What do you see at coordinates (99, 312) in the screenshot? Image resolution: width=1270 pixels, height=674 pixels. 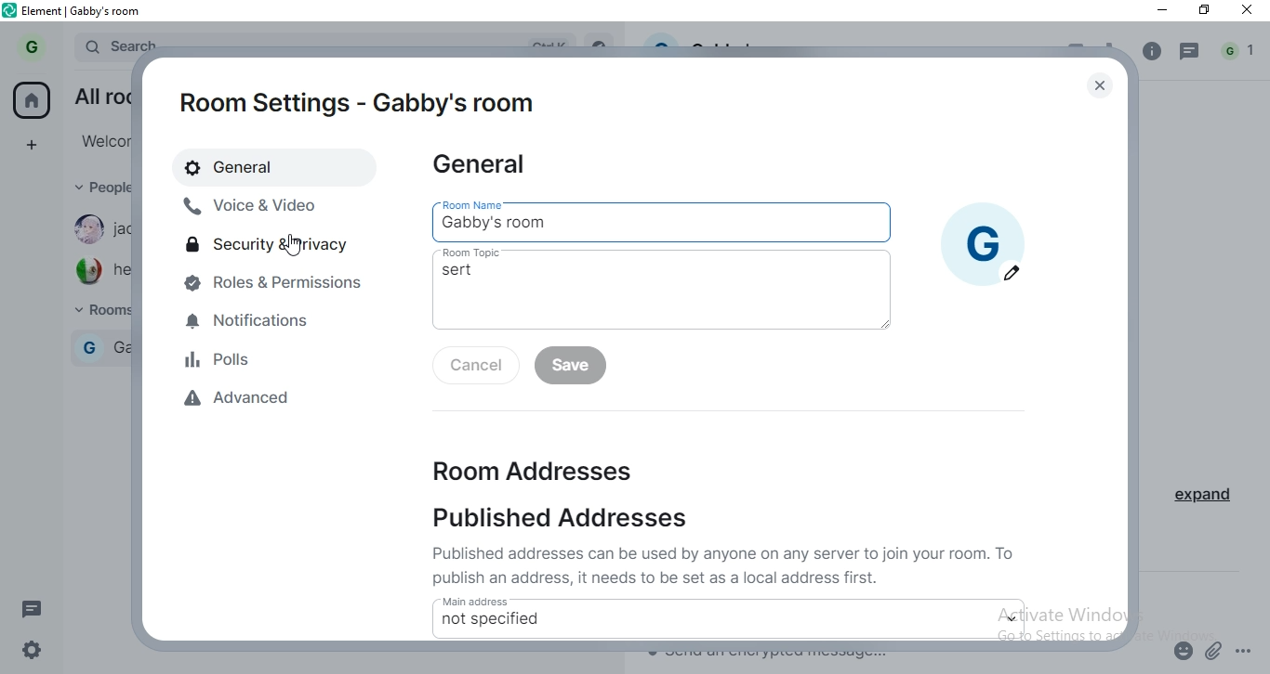 I see `rooms` at bounding box center [99, 312].